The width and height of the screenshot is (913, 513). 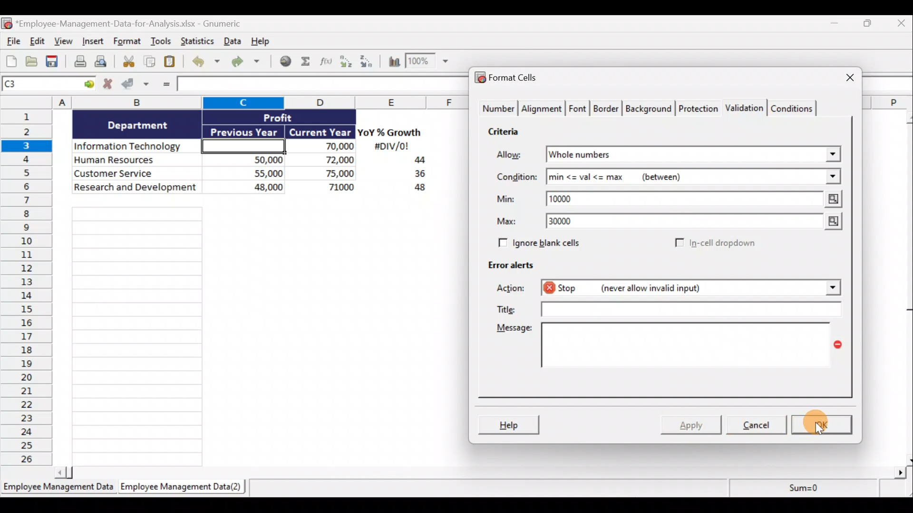 What do you see at coordinates (58, 488) in the screenshot?
I see `Employee Management Data` at bounding box center [58, 488].